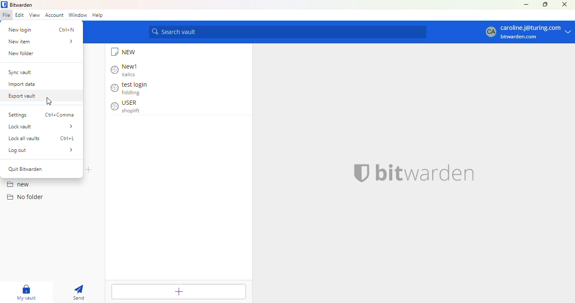  What do you see at coordinates (40, 138) in the screenshot?
I see `lock all vaults` at bounding box center [40, 138].